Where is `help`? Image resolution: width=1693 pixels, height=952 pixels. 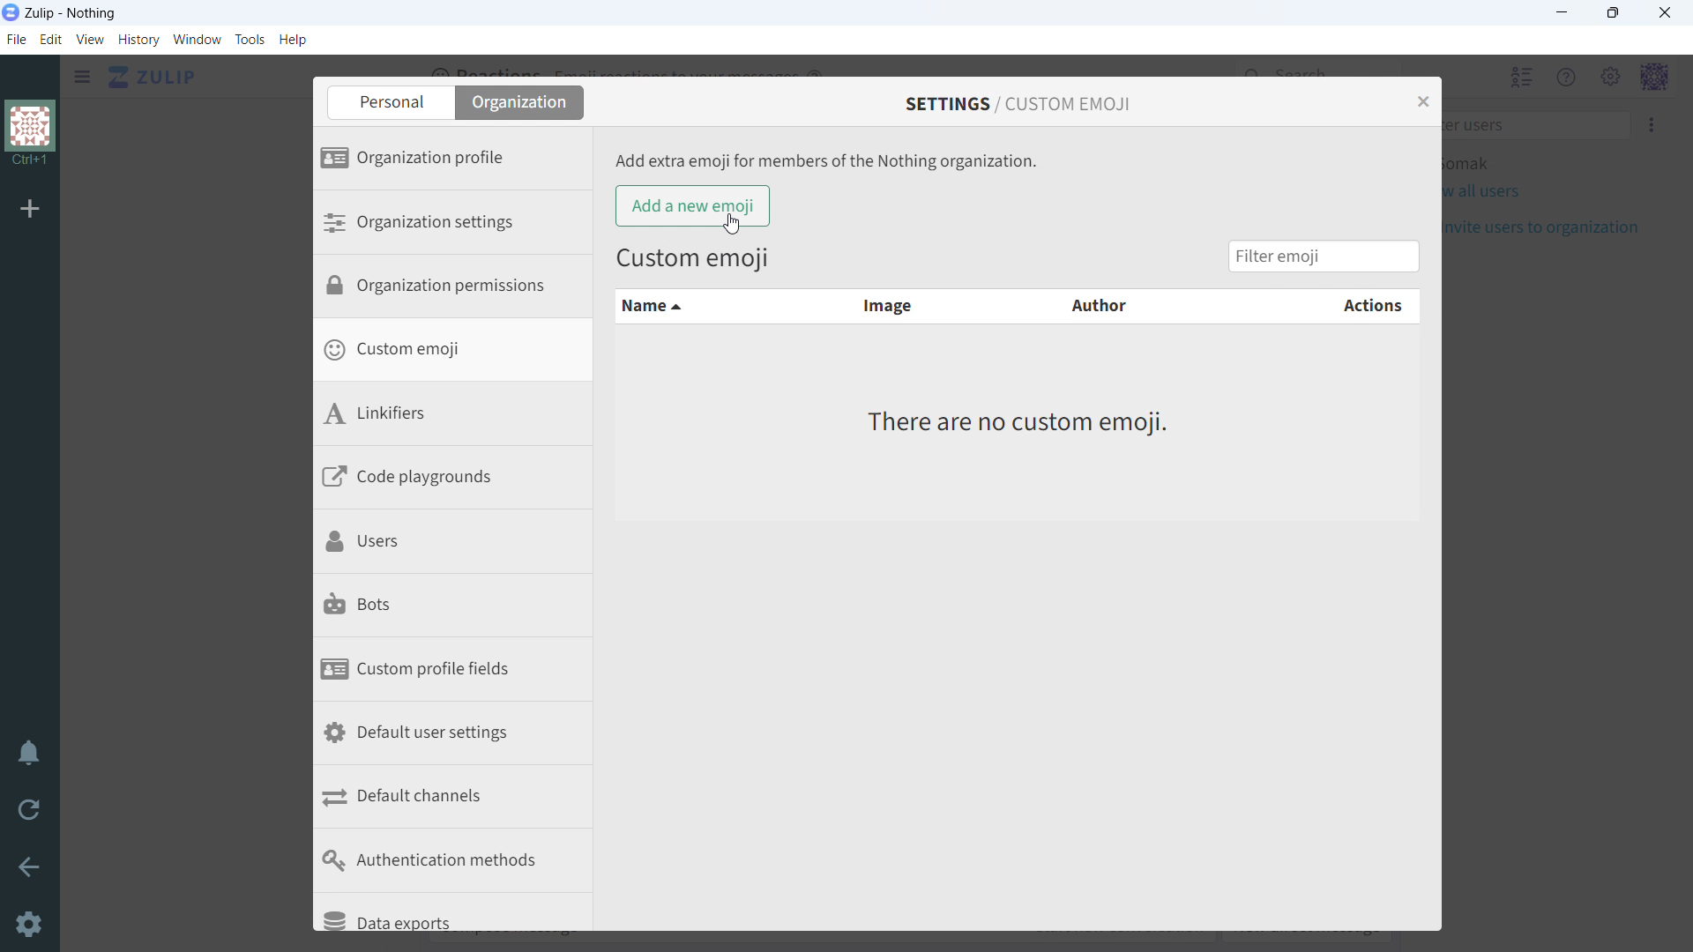 help is located at coordinates (293, 40).